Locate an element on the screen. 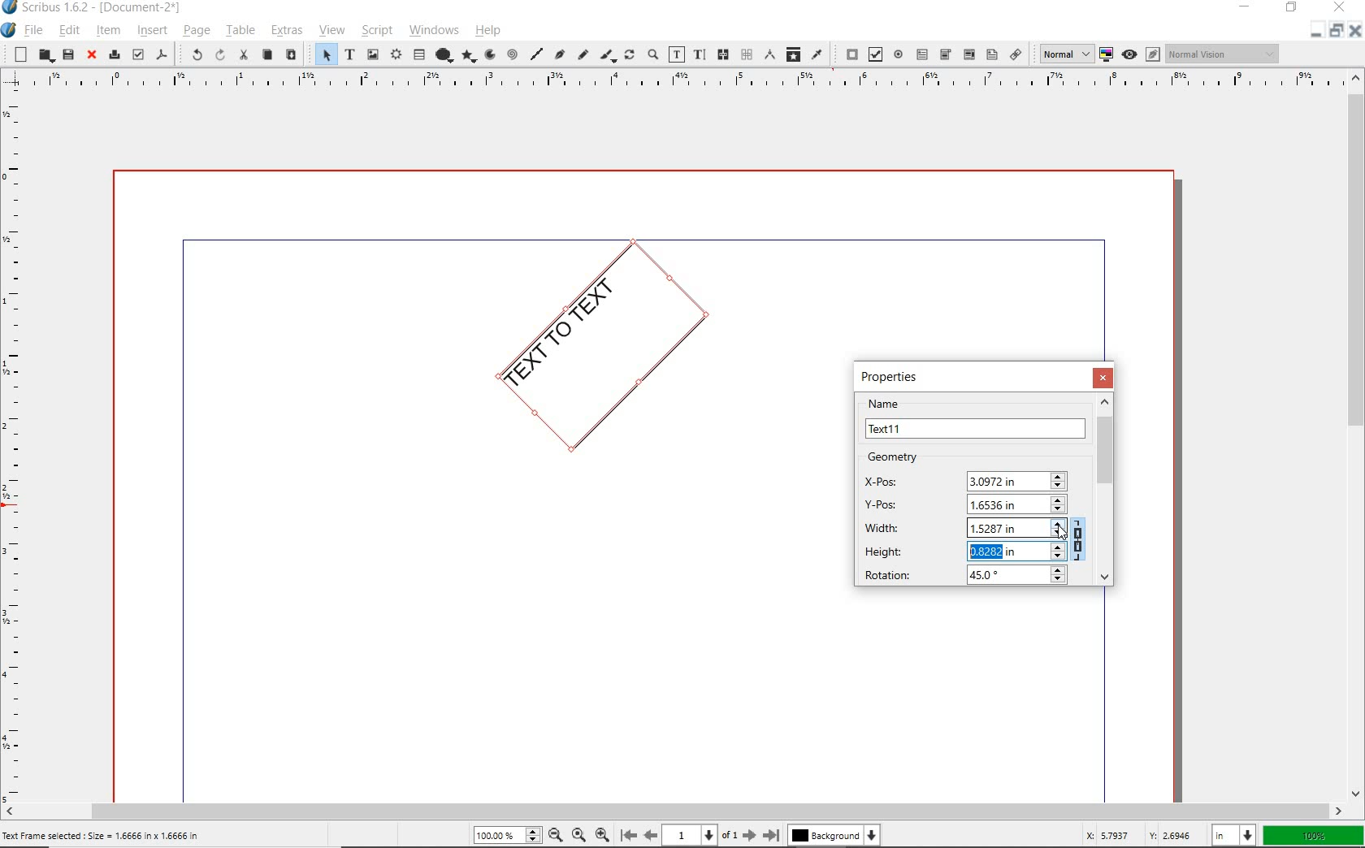  preview mode is located at coordinates (1142, 54).